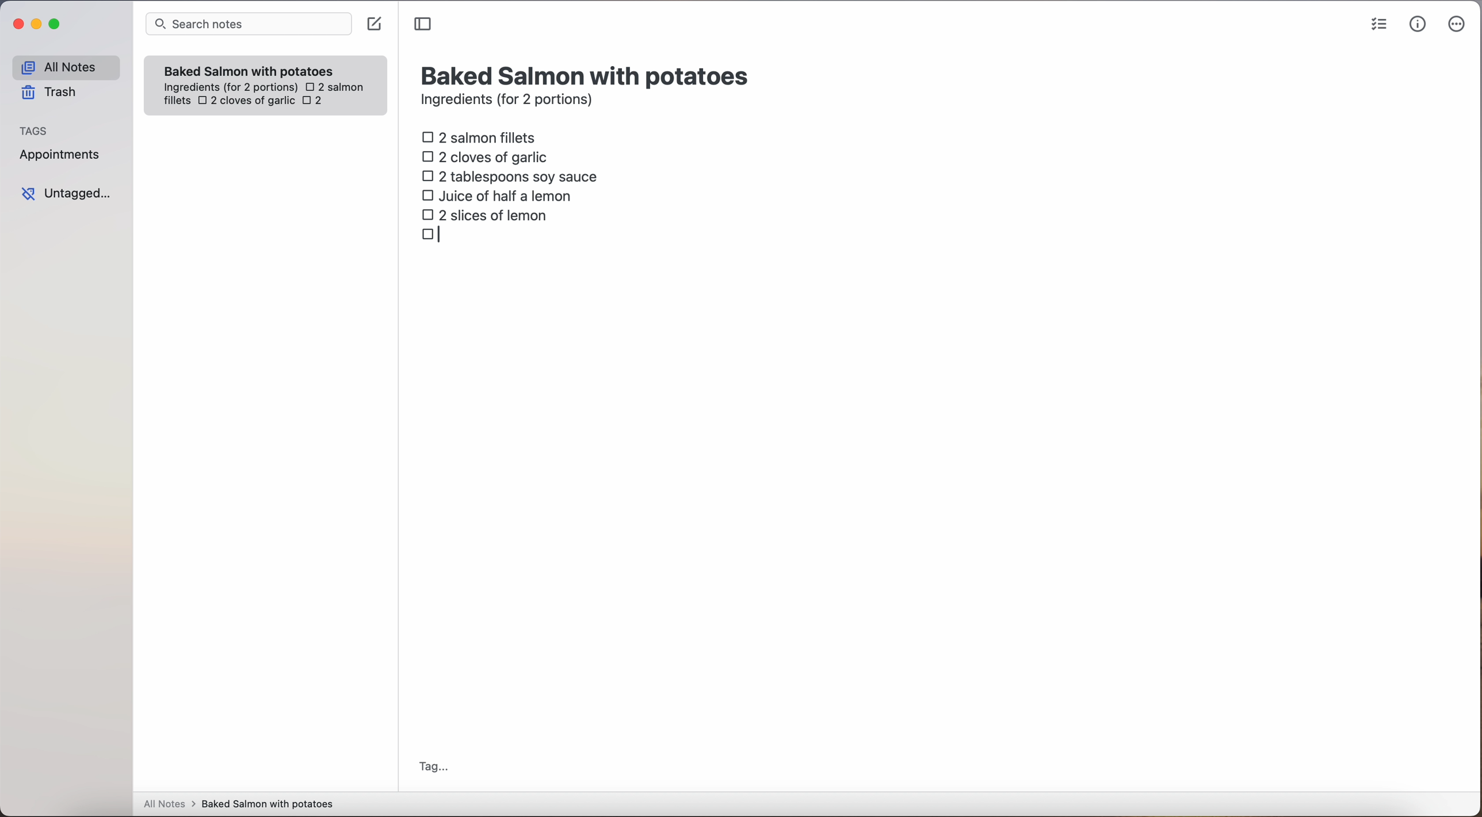 The height and width of the screenshot is (817, 1482). What do you see at coordinates (373, 24) in the screenshot?
I see `create note` at bounding box center [373, 24].